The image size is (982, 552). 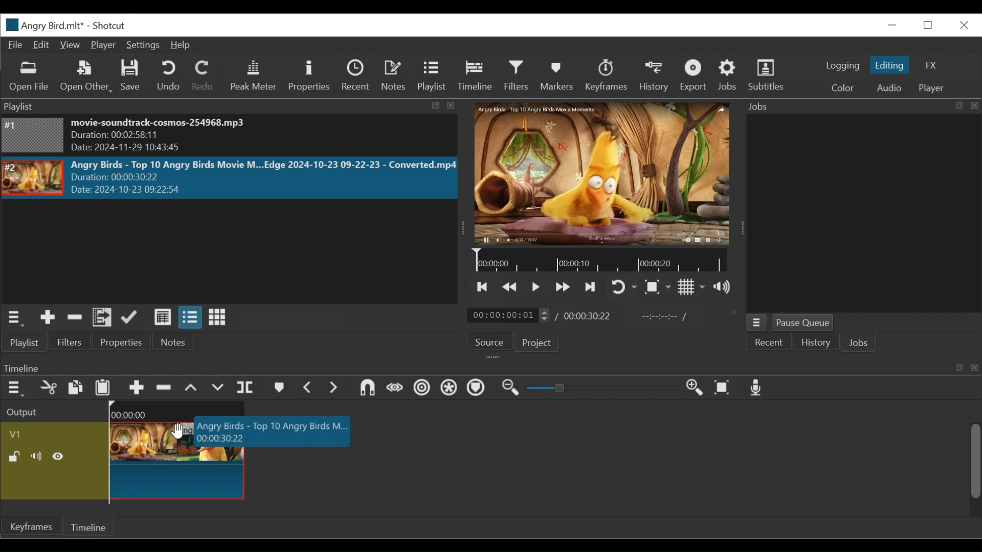 What do you see at coordinates (757, 388) in the screenshot?
I see `Record audio` at bounding box center [757, 388].